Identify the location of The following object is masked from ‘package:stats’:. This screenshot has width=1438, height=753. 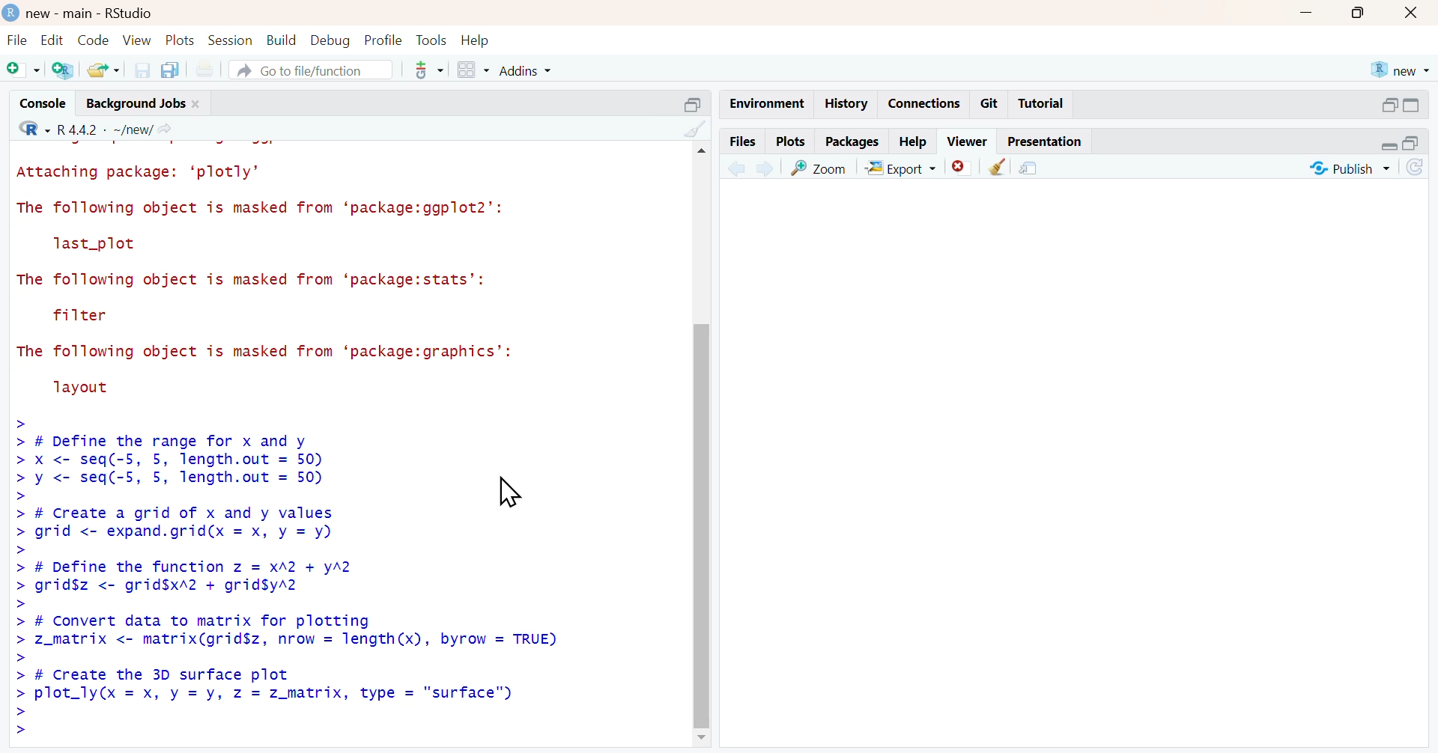
(260, 281).